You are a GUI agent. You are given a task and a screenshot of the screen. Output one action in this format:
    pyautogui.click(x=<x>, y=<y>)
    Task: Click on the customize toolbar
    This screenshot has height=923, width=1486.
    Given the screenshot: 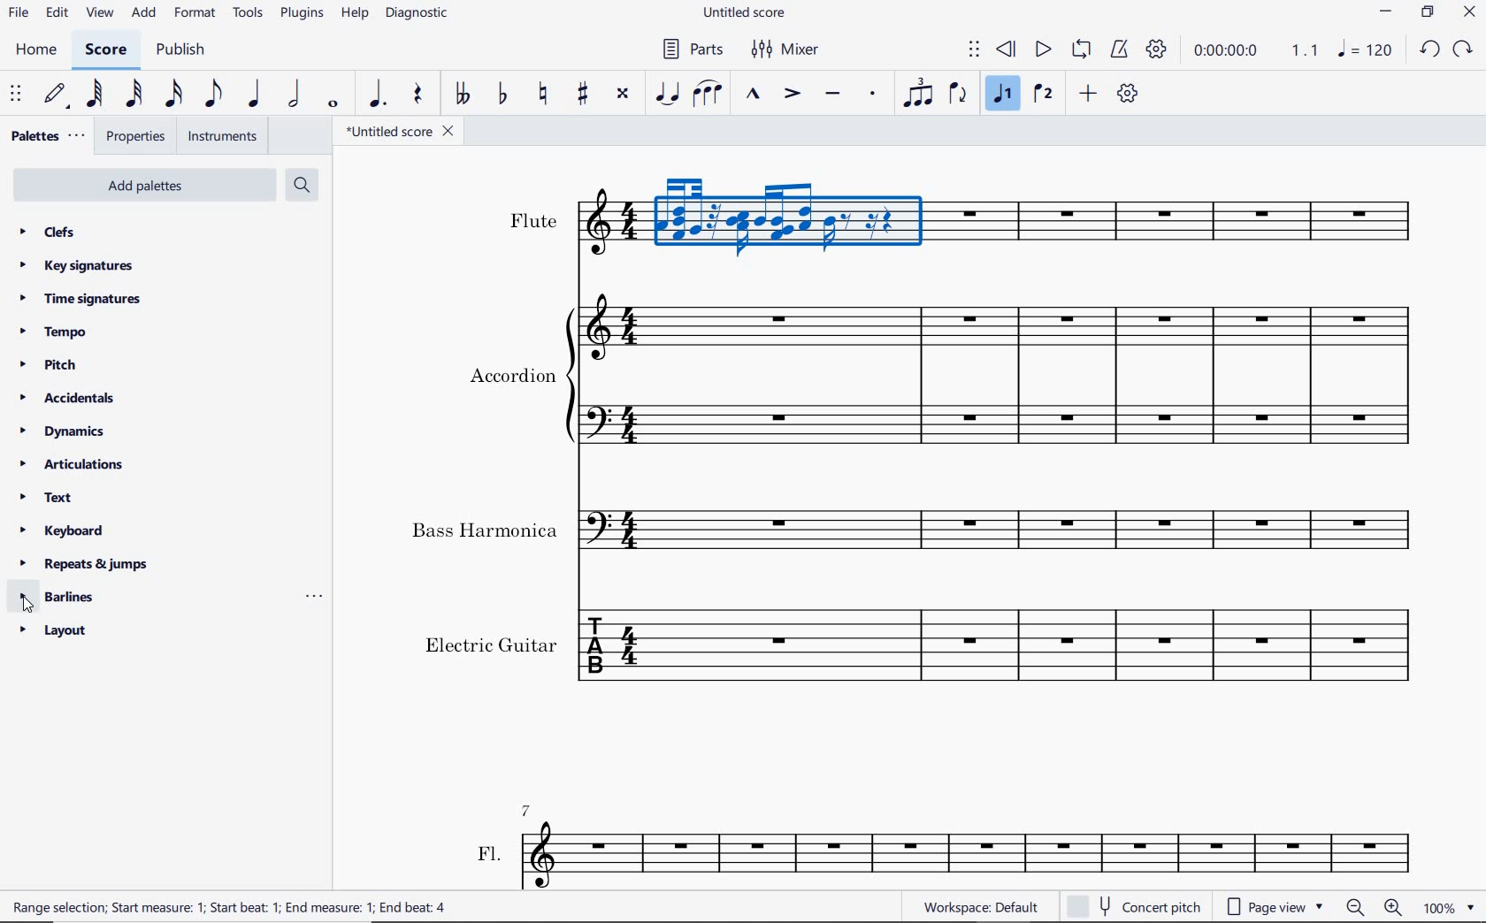 What is the action you would take?
    pyautogui.click(x=1129, y=93)
    